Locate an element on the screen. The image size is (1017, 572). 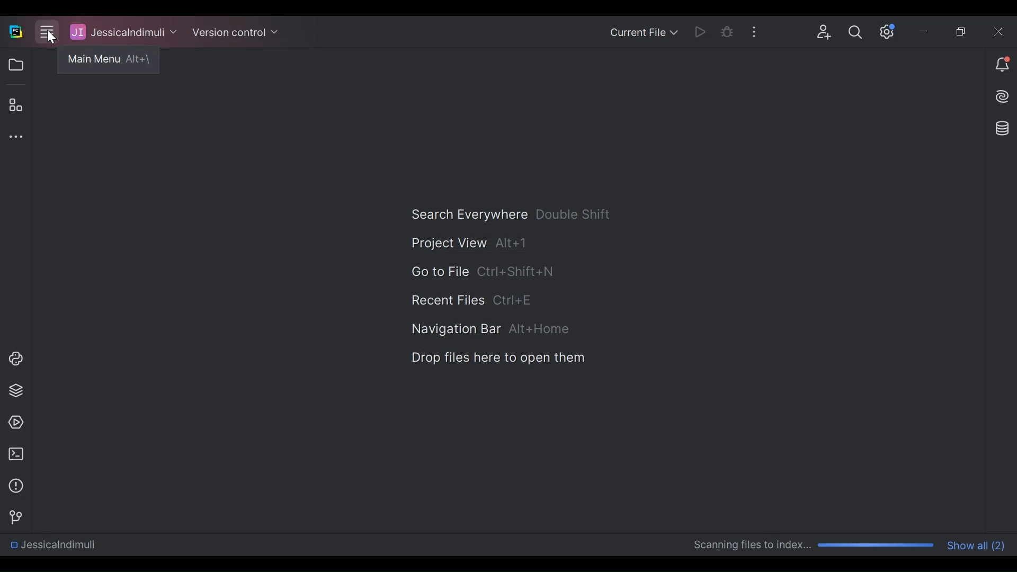
Version Control is located at coordinates (235, 32).